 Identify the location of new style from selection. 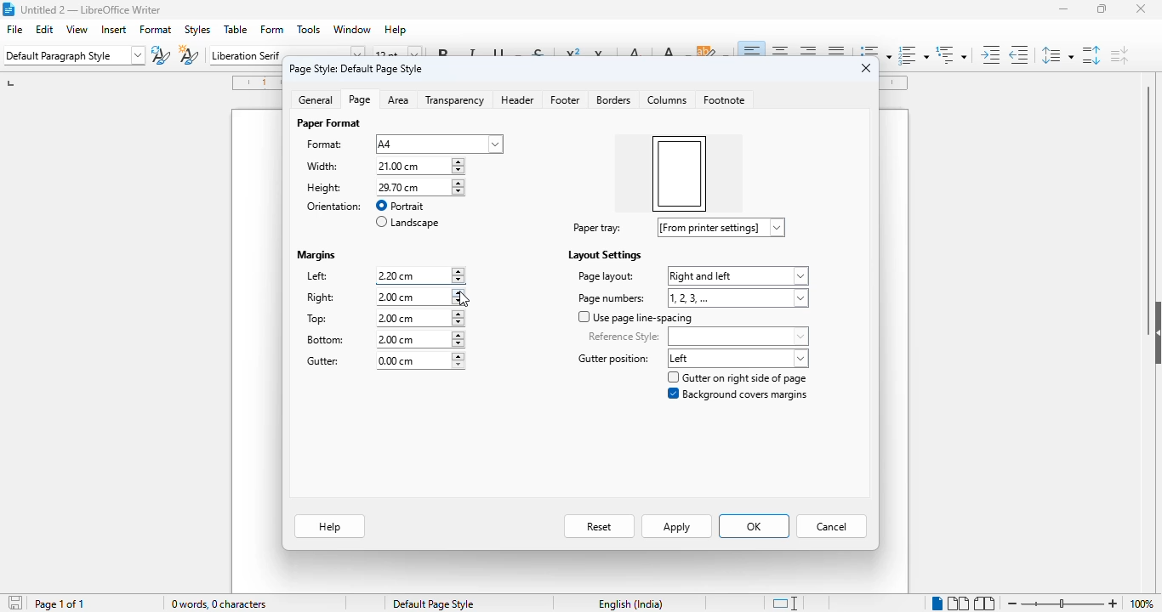
(190, 56).